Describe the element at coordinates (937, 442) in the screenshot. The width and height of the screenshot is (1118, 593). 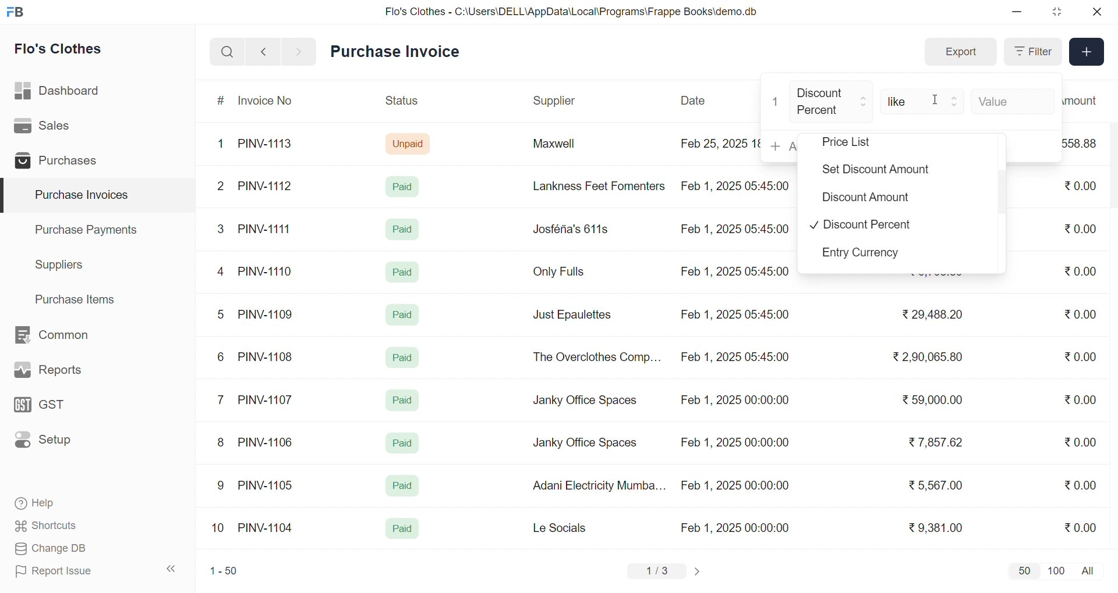
I see `₹ 7,857.62` at that location.